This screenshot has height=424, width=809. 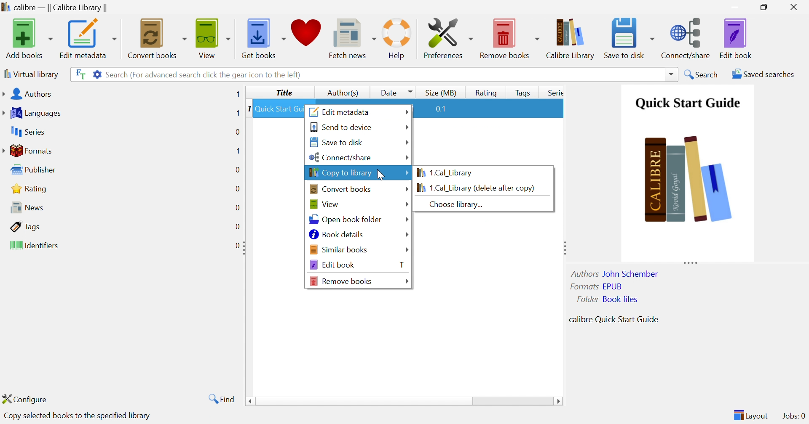 I want to click on 1, so click(x=238, y=94).